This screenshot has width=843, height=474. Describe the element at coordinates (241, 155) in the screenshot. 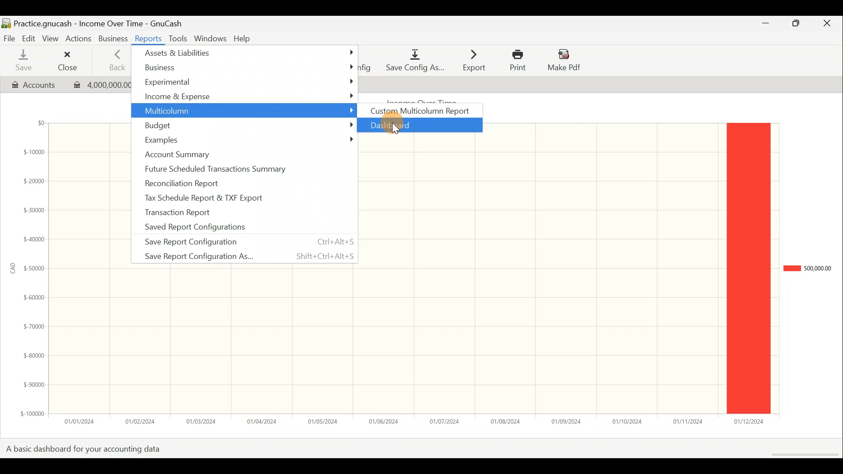

I see `Account summary` at that location.